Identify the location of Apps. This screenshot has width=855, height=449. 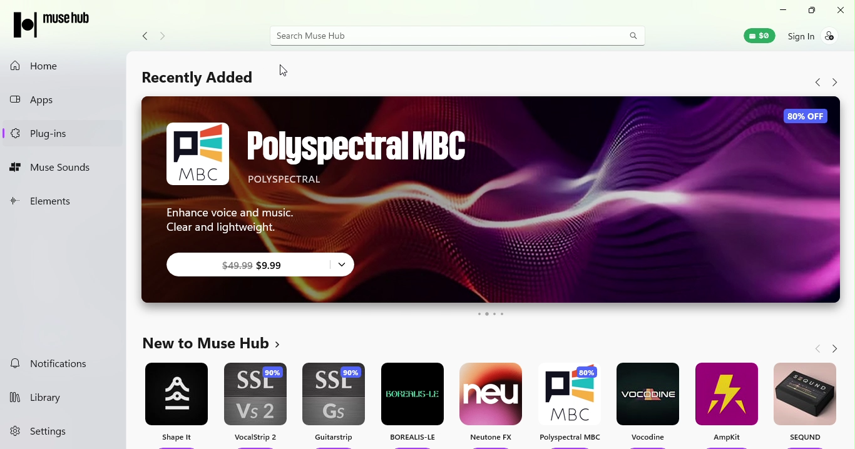
(61, 102).